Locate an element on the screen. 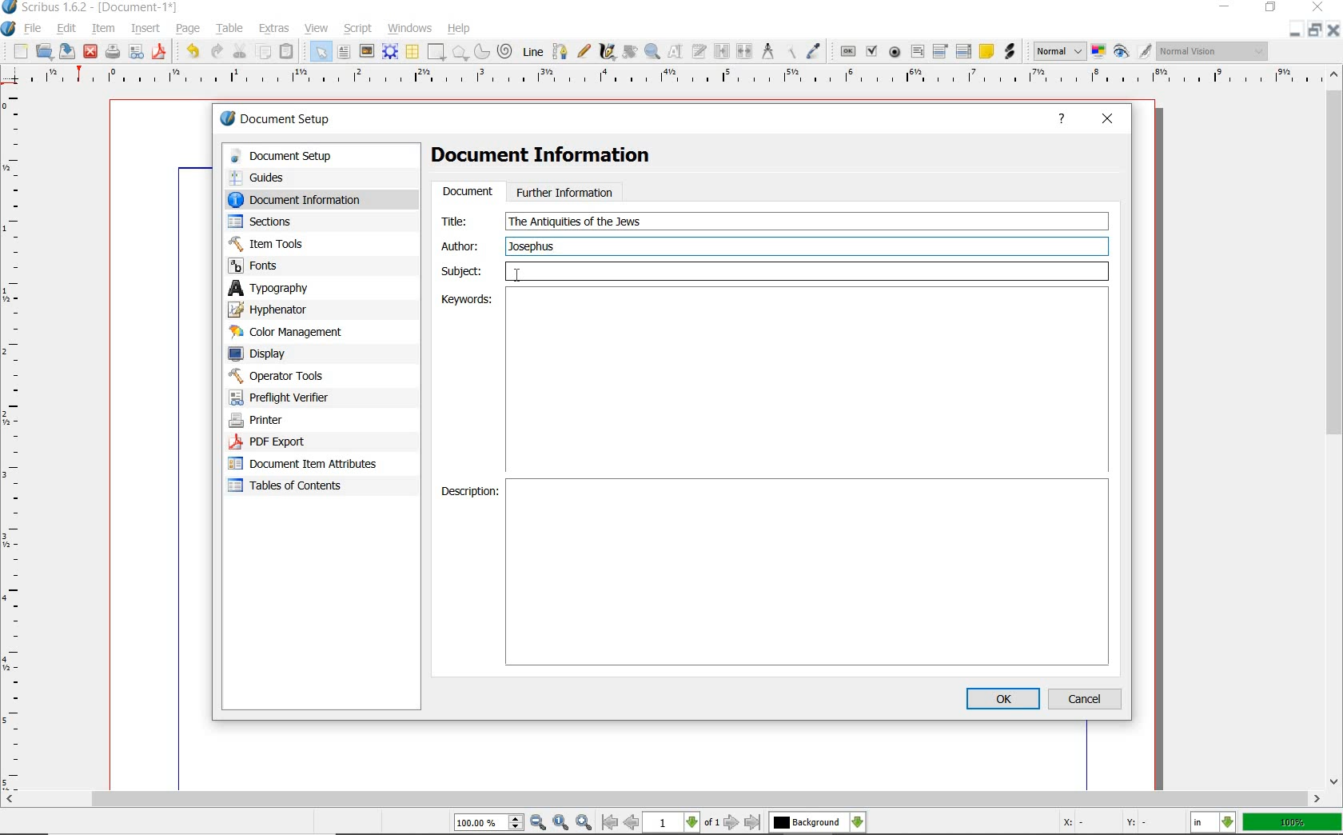 The height and width of the screenshot is (835, 1343). document information is located at coordinates (310, 199).